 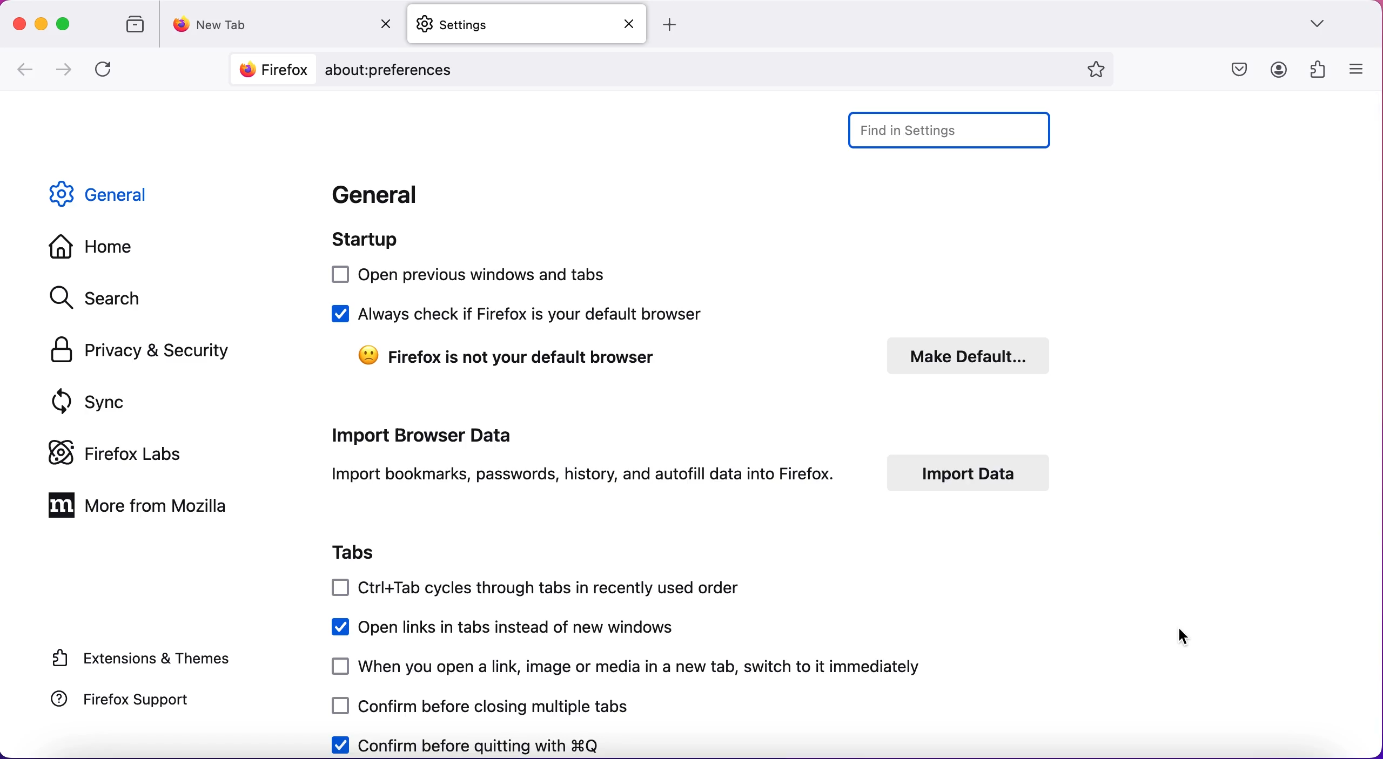 What do you see at coordinates (123, 457) in the screenshot?
I see `firefox labs` at bounding box center [123, 457].